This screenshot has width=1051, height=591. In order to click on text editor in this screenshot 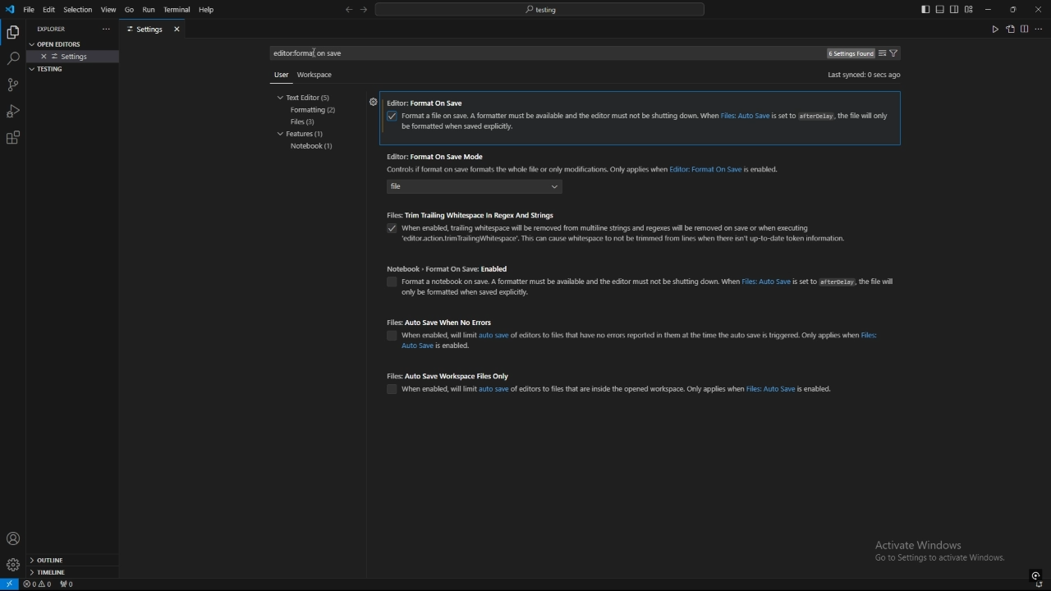, I will do `click(308, 97)`.